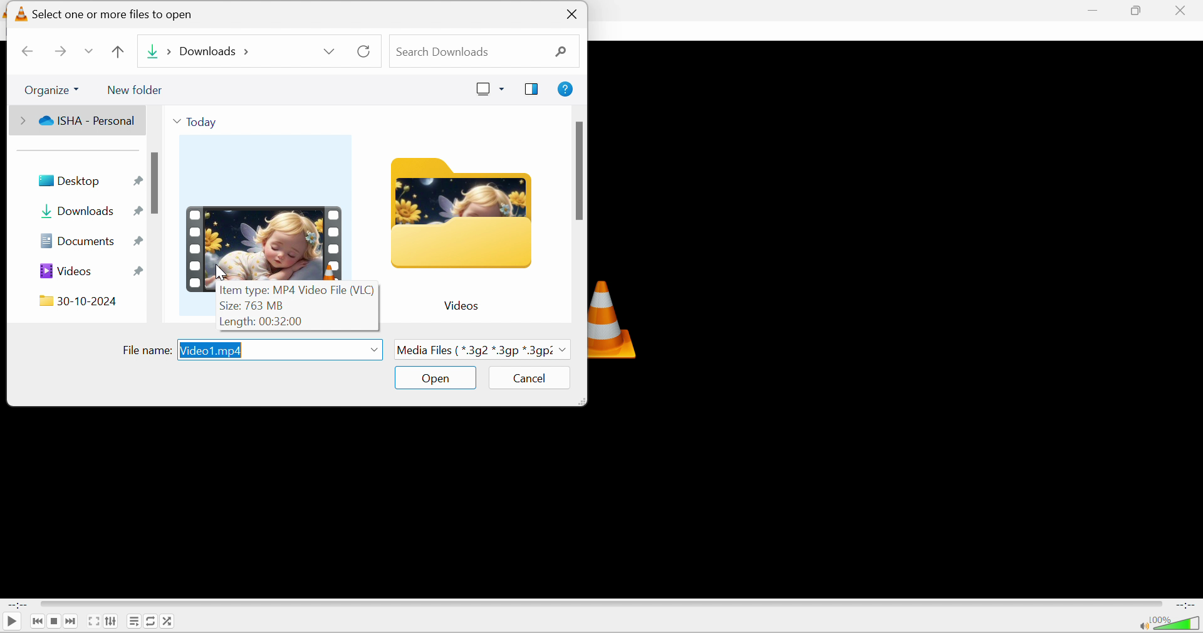 The image size is (1203, 633). I want to click on Forward, so click(59, 51).